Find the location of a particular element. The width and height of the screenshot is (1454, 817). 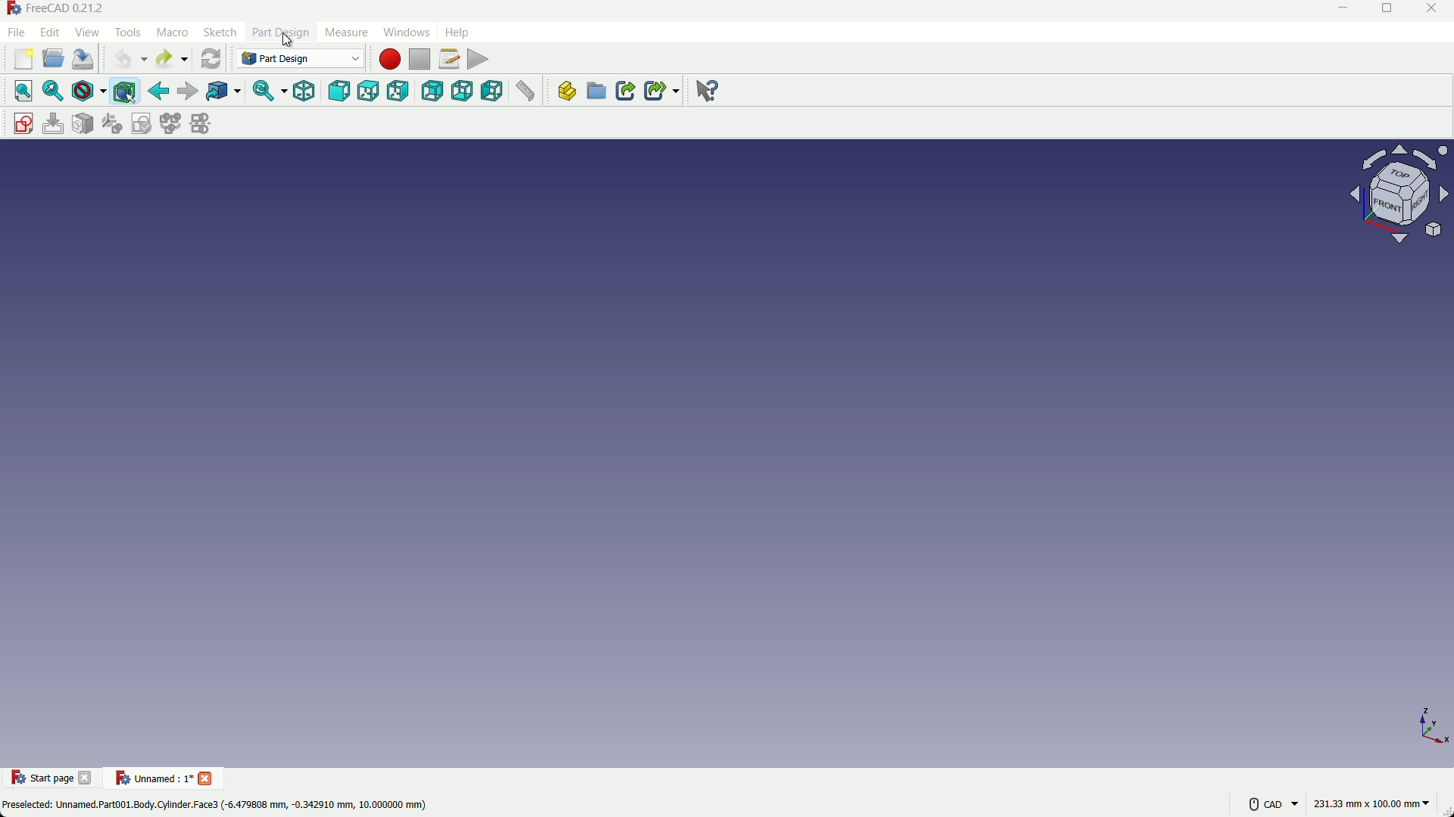

edit  is located at coordinates (50, 31).